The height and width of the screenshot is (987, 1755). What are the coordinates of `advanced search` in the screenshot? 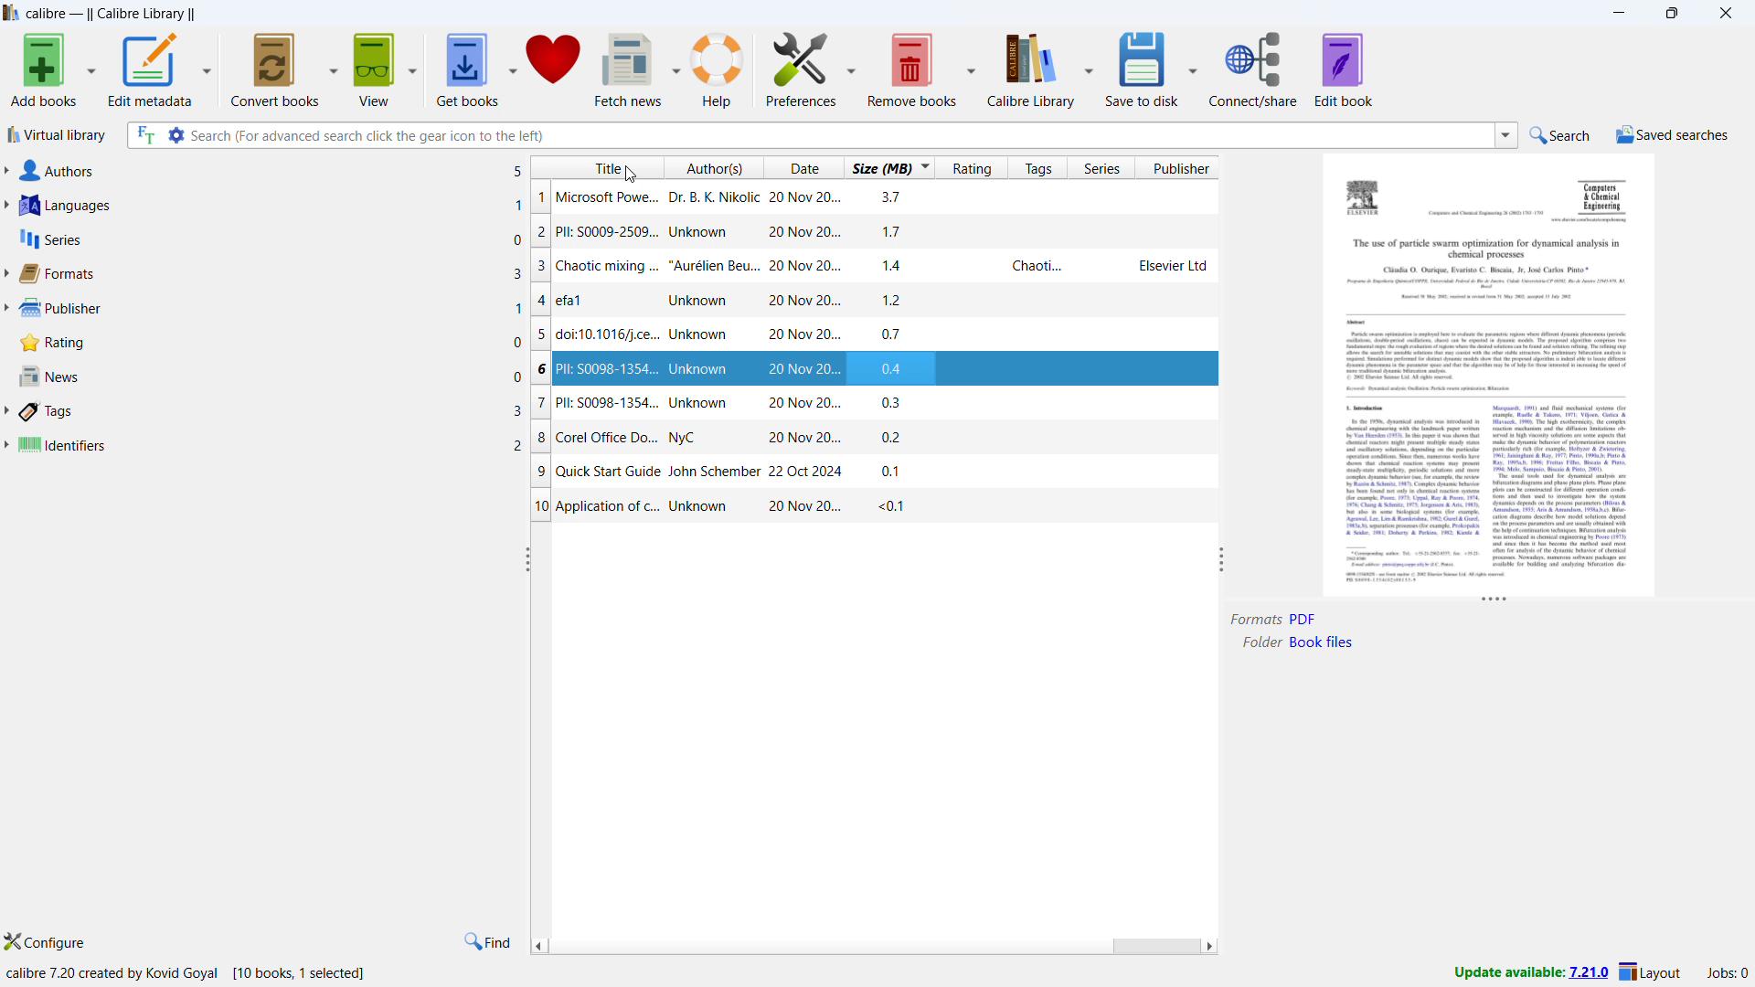 It's located at (176, 135).